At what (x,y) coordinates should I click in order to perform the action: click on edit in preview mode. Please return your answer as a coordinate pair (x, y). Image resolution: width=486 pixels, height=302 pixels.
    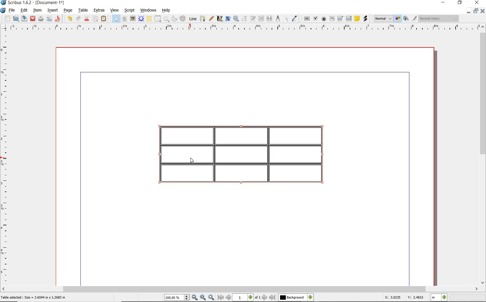
    Looking at the image, I should click on (414, 19).